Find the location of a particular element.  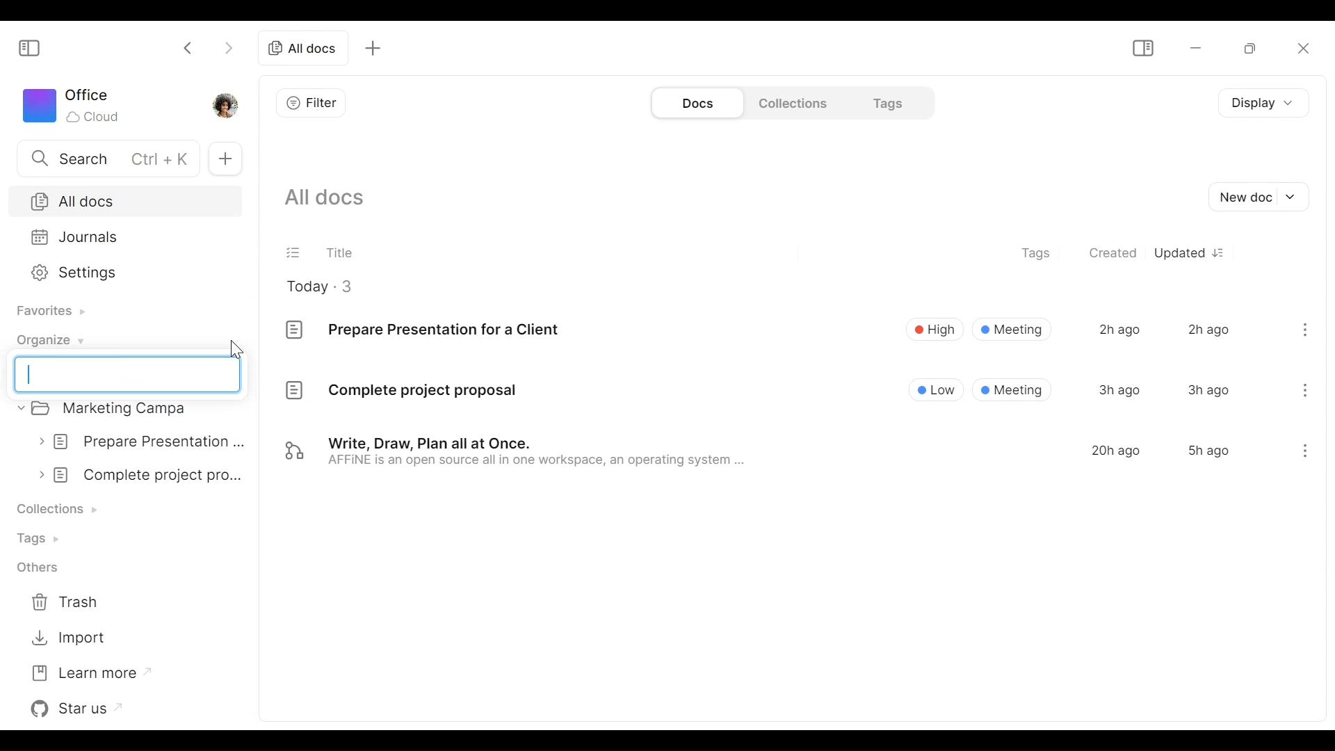

New document is located at coordinates (1262, 197).